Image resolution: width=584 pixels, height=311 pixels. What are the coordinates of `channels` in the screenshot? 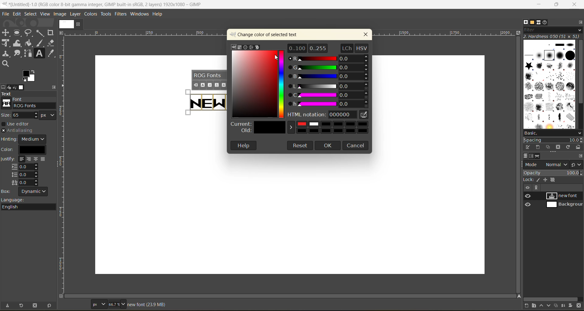 It's located at (532, 157).